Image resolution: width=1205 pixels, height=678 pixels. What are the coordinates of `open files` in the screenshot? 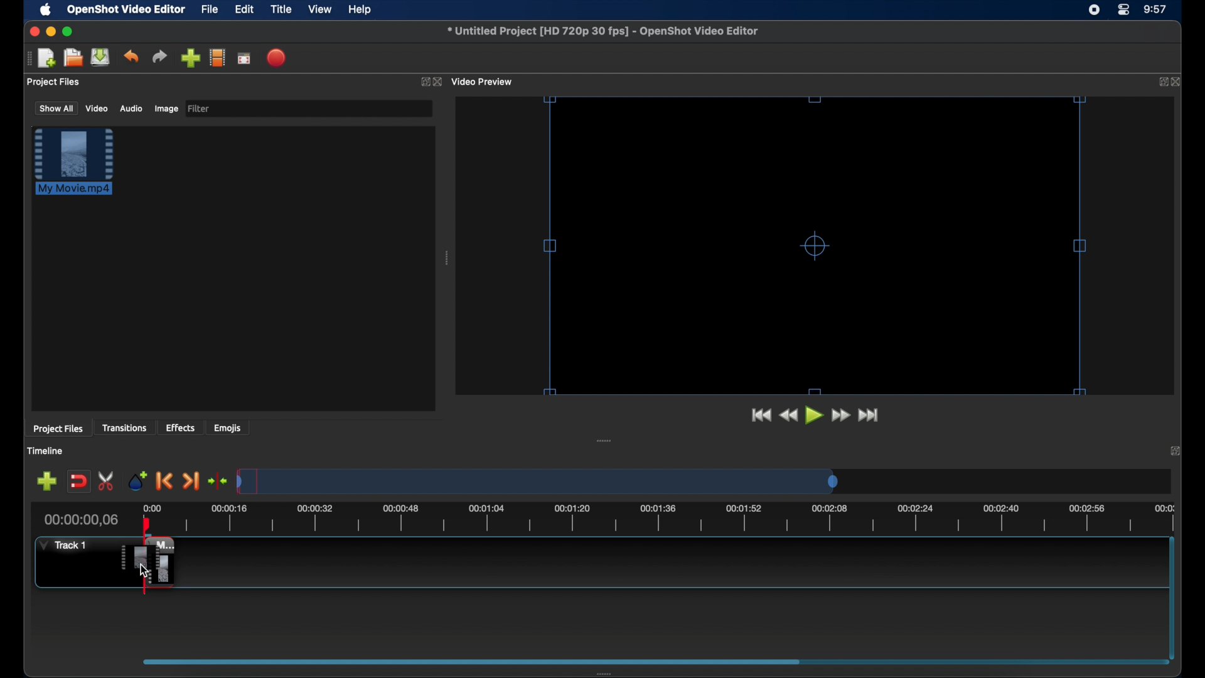 It's located at (73, 58).